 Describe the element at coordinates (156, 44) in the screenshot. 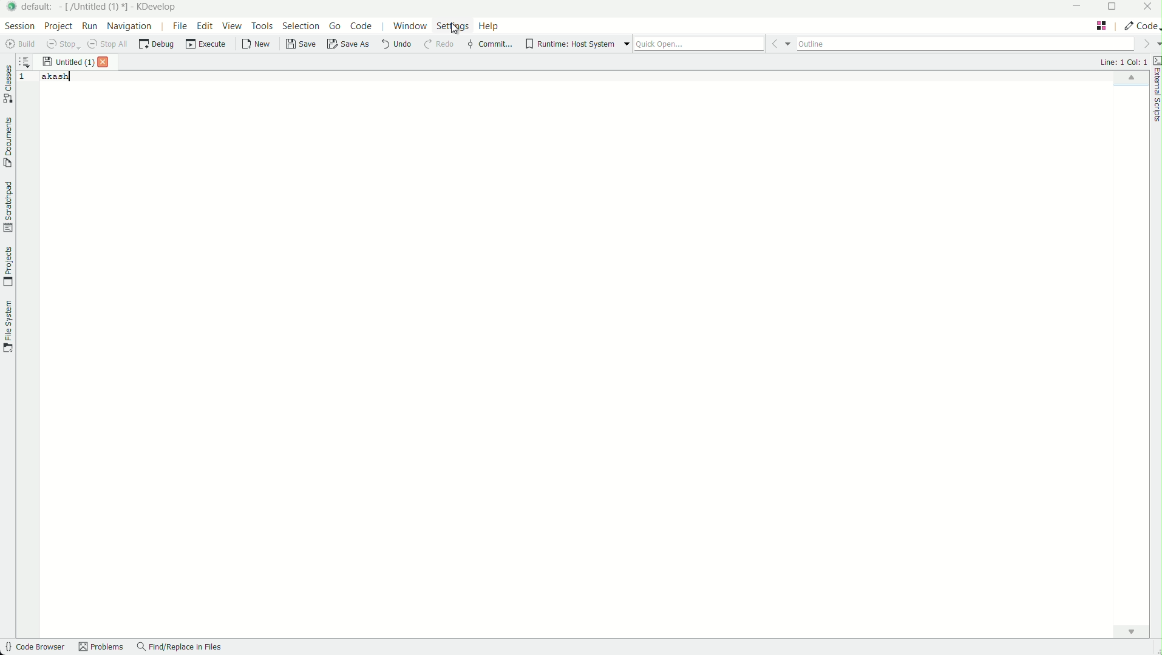

I see `debug` at that location.